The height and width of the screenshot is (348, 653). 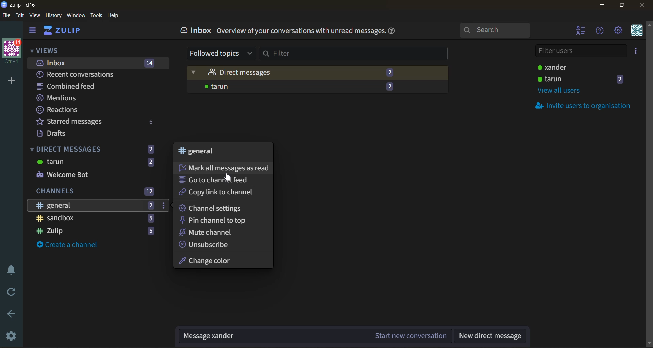 I want to click on application logo and name, so click(x=21, y=5).